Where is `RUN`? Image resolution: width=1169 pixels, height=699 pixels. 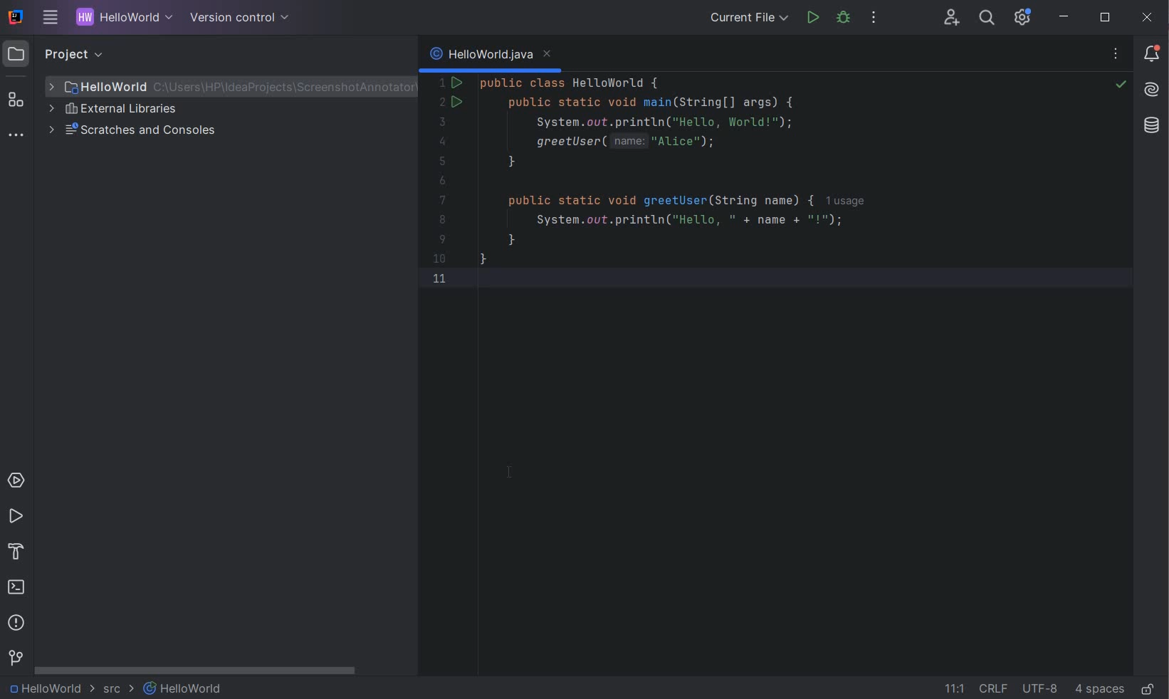
RUN is located at coordinates (813, 18).